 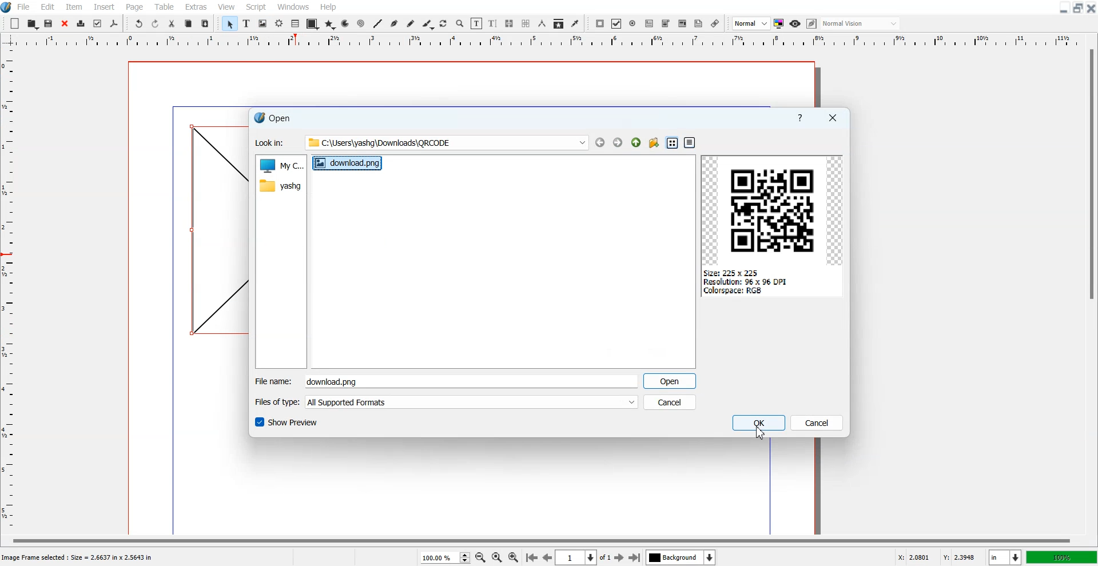 What do you see at coordinates (751, 282) in the screenshot?
I see `Size: 225 x 225
Resolution: 96 x 96 DPI
Colorspace: RGB` at bounding box center [751, 282].